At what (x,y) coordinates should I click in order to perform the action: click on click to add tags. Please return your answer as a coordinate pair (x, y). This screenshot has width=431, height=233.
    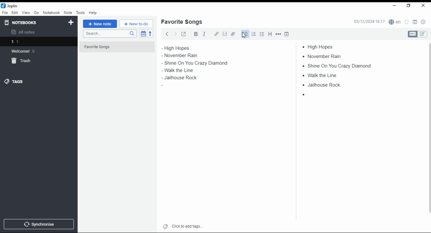
    Looking at the image, I should click on (187, 225).